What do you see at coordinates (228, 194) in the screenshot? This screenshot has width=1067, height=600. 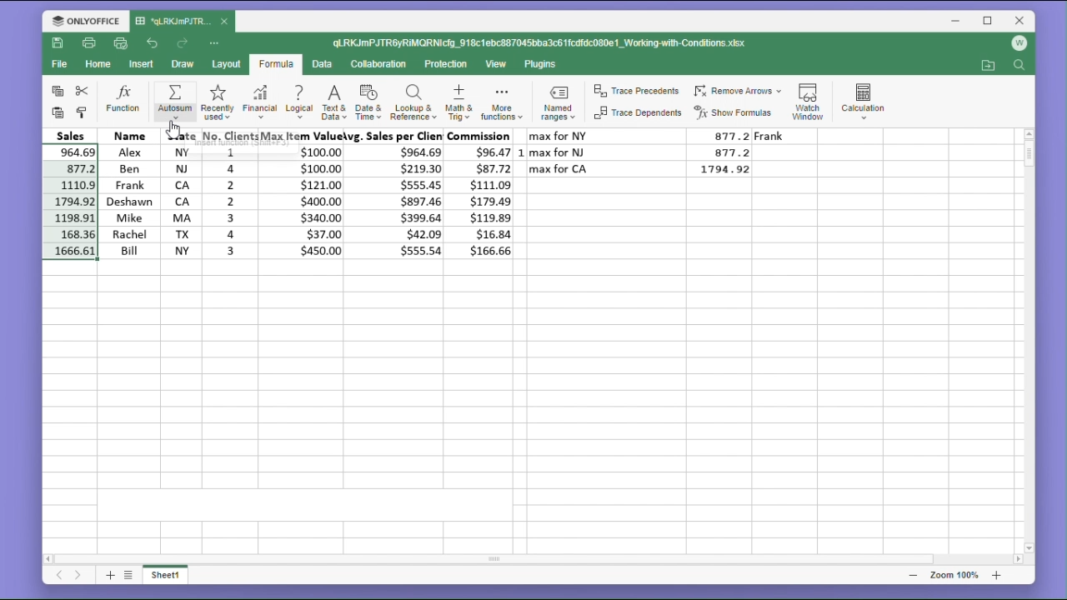 I see `no. of clients` at bounding box center [228, 194].